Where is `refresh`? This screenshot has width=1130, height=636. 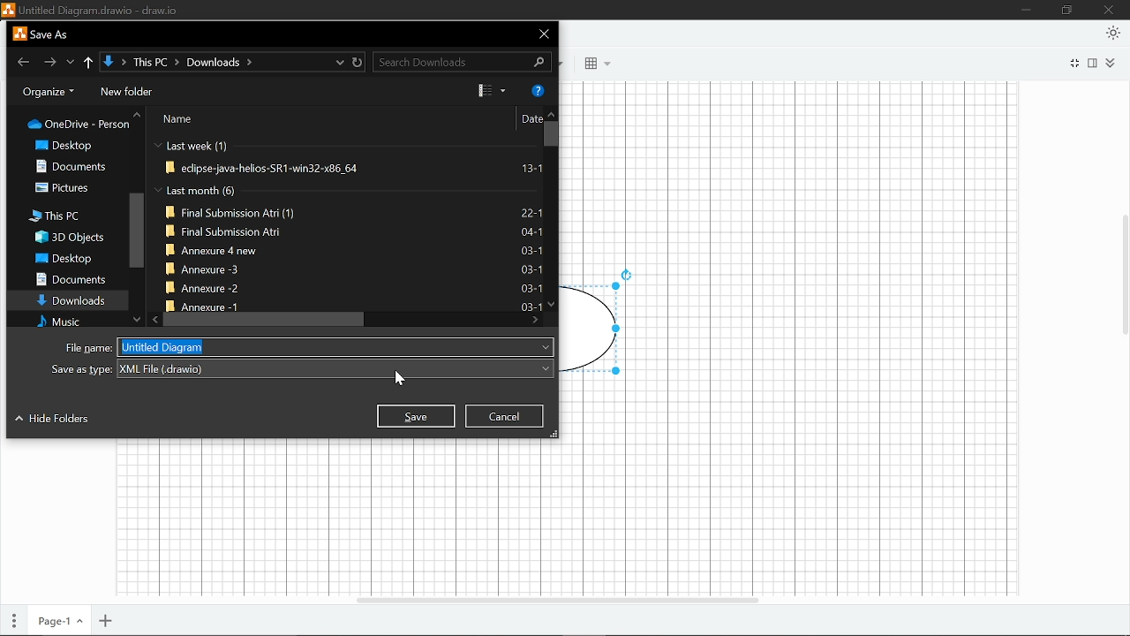
refresh is located at coordinates (358, 62).